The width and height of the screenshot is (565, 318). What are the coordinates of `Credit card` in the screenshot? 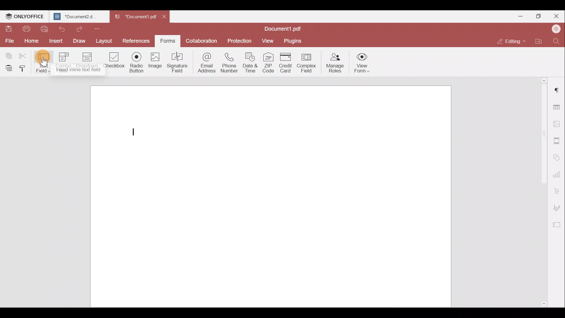 It's located at (286, 62).